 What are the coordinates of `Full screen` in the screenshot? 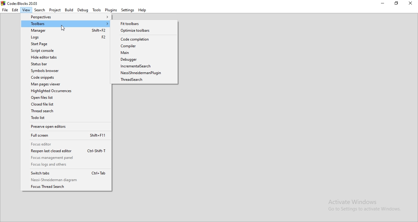 It's located at (66, 136).